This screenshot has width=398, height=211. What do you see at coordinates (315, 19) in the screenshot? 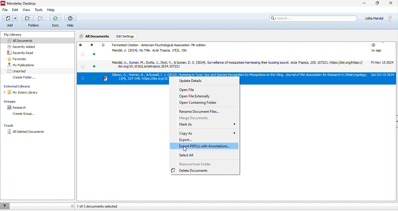
I see `search bar` at bounding box center [315, 19].